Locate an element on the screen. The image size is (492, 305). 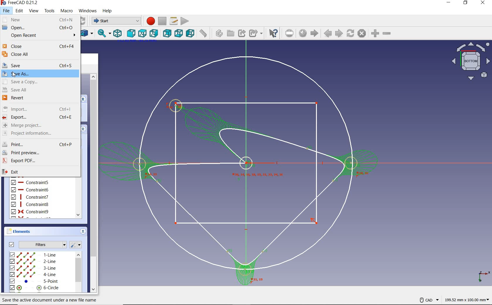
filters is located at coordinates (36, 244).